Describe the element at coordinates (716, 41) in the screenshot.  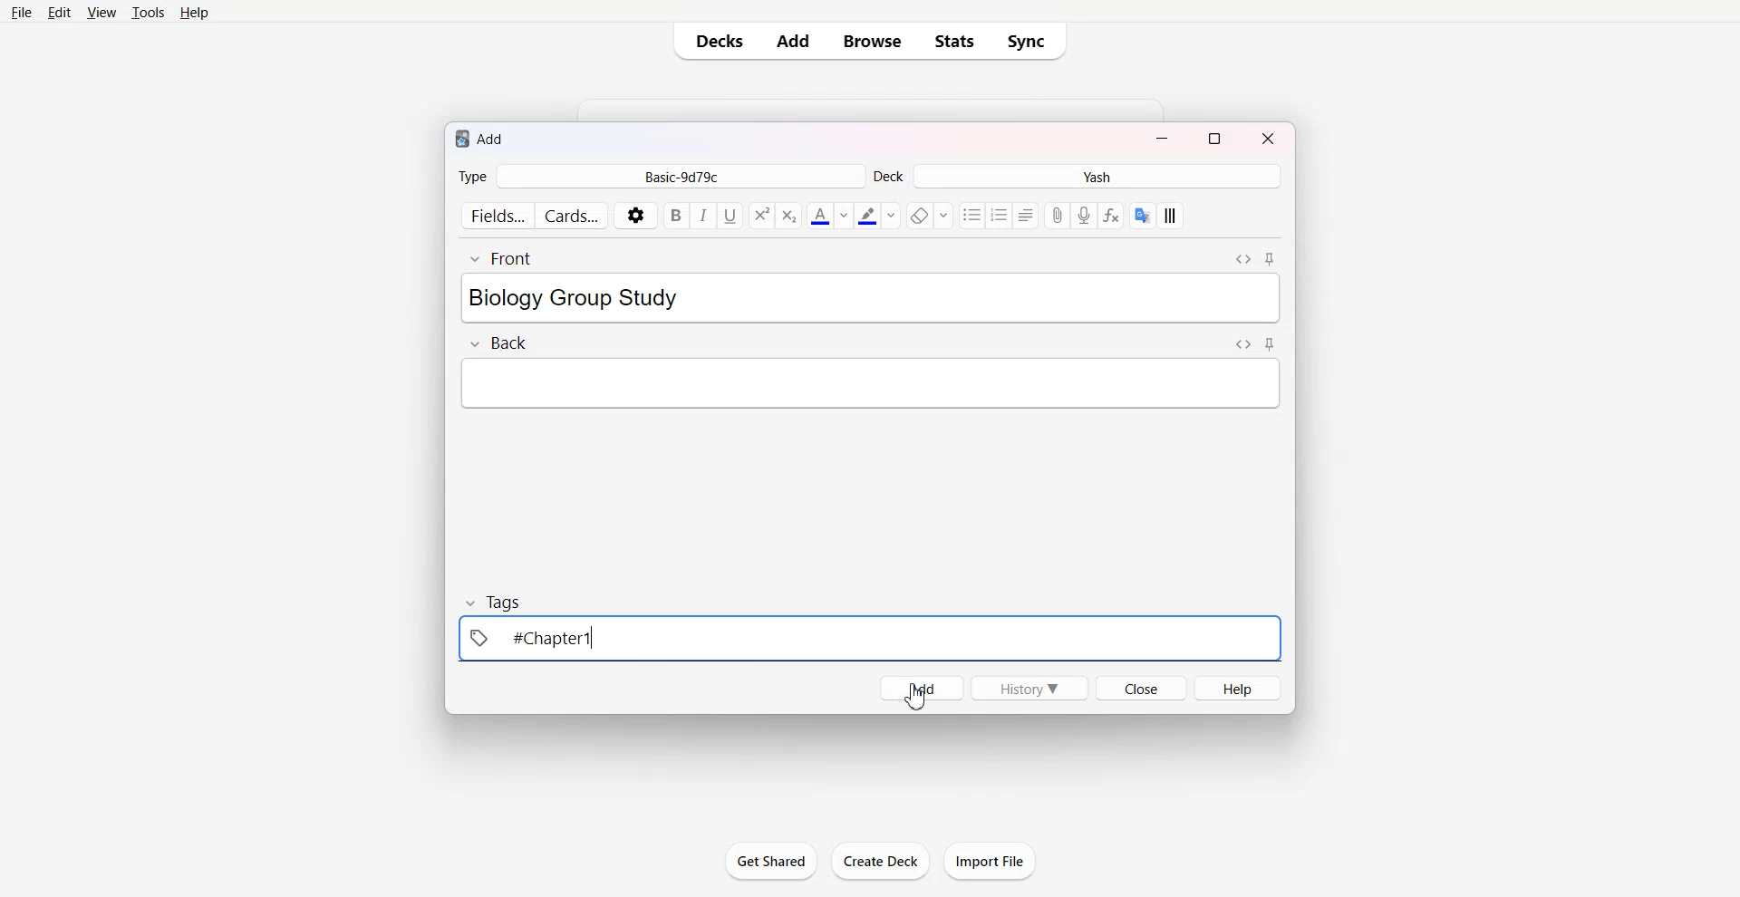
I see `Decks` at that location.